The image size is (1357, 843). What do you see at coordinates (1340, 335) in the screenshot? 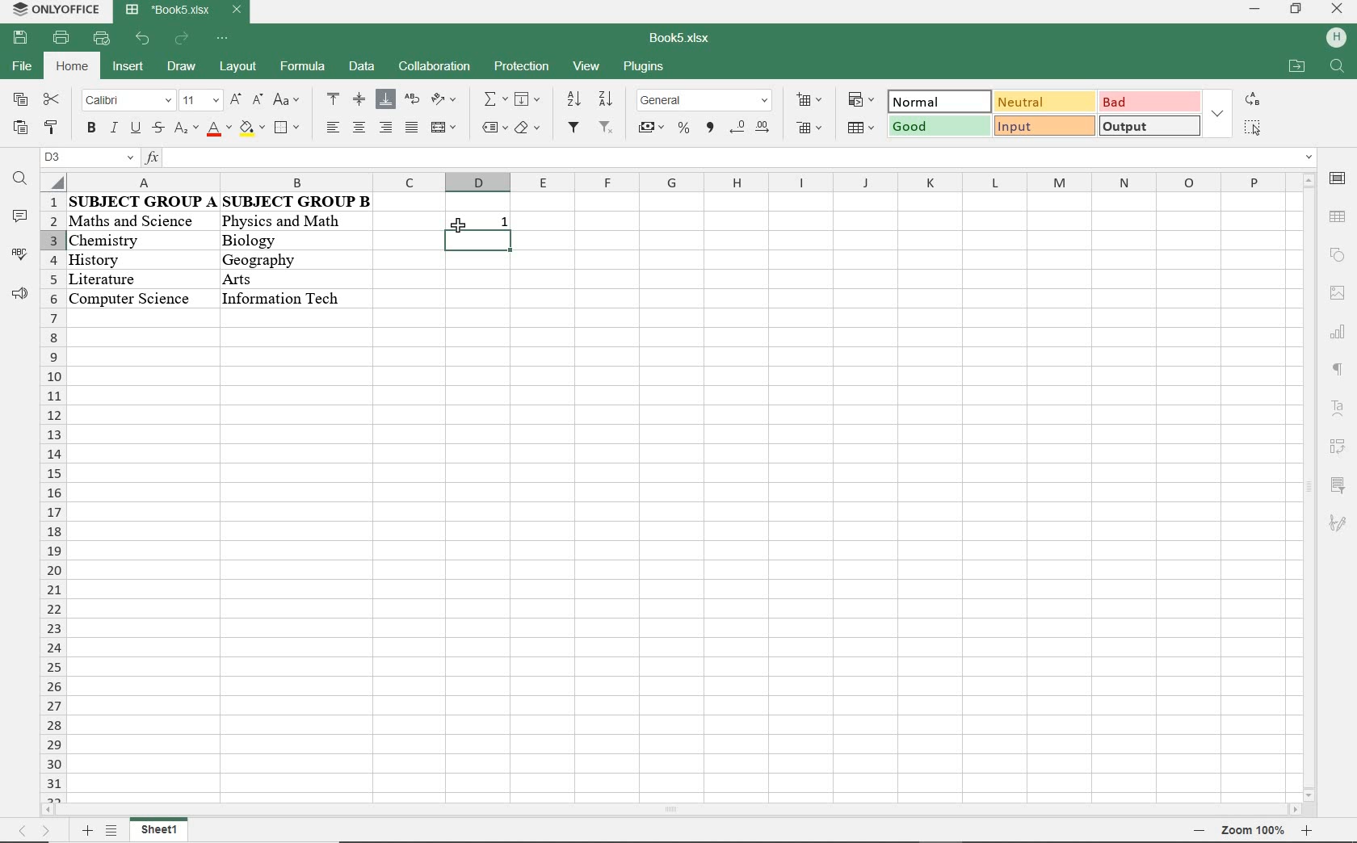
I see `sign` at bounding box center [1340, 335].